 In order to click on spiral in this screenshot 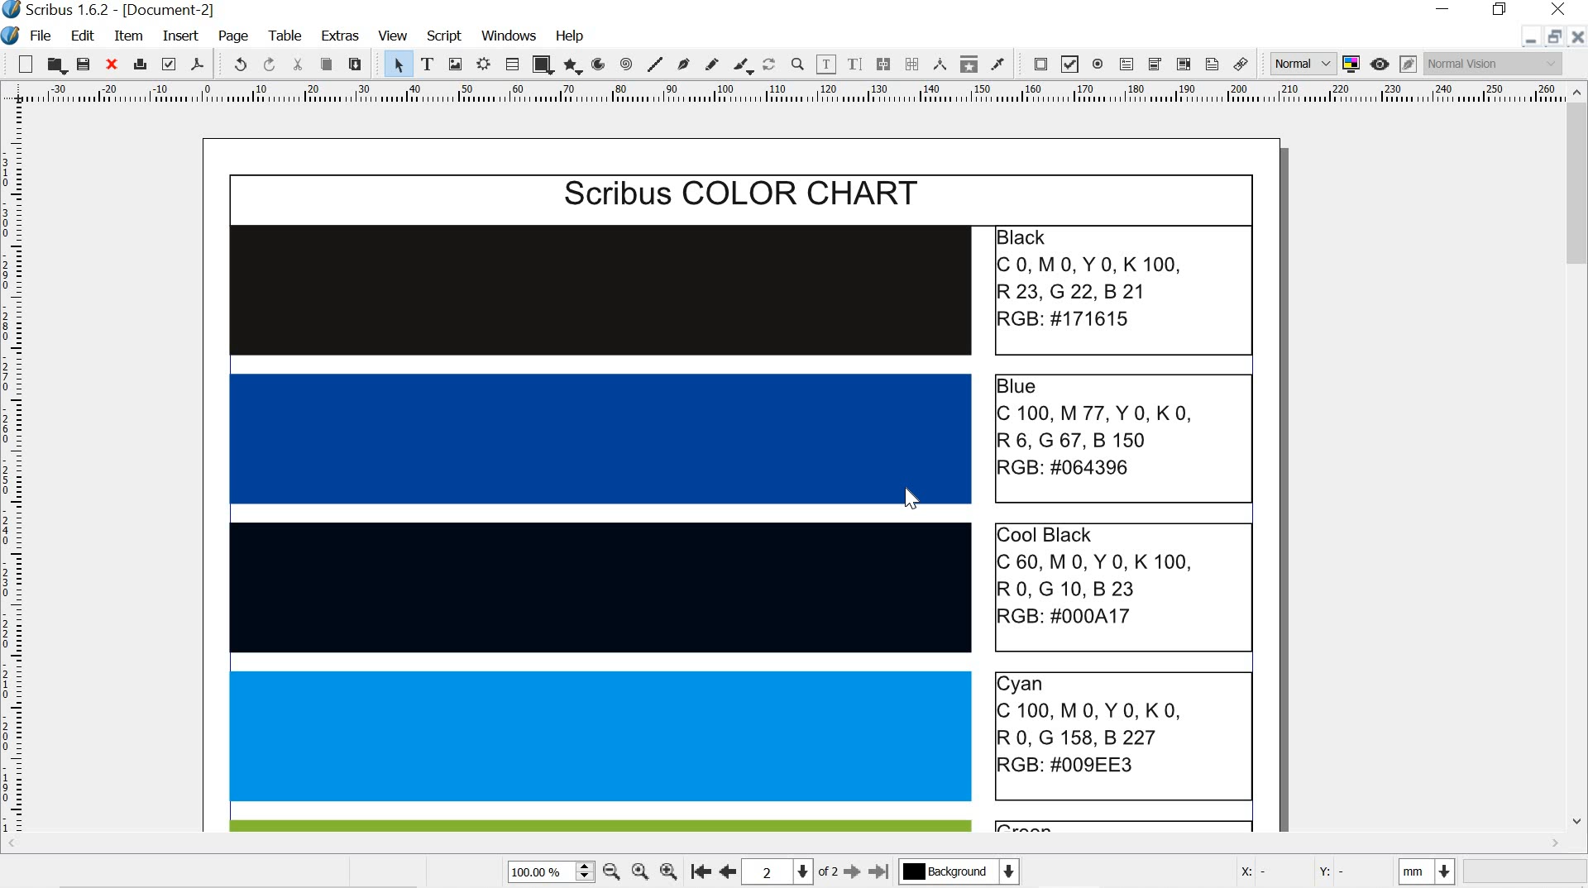, I will do `click(625, 64)`.